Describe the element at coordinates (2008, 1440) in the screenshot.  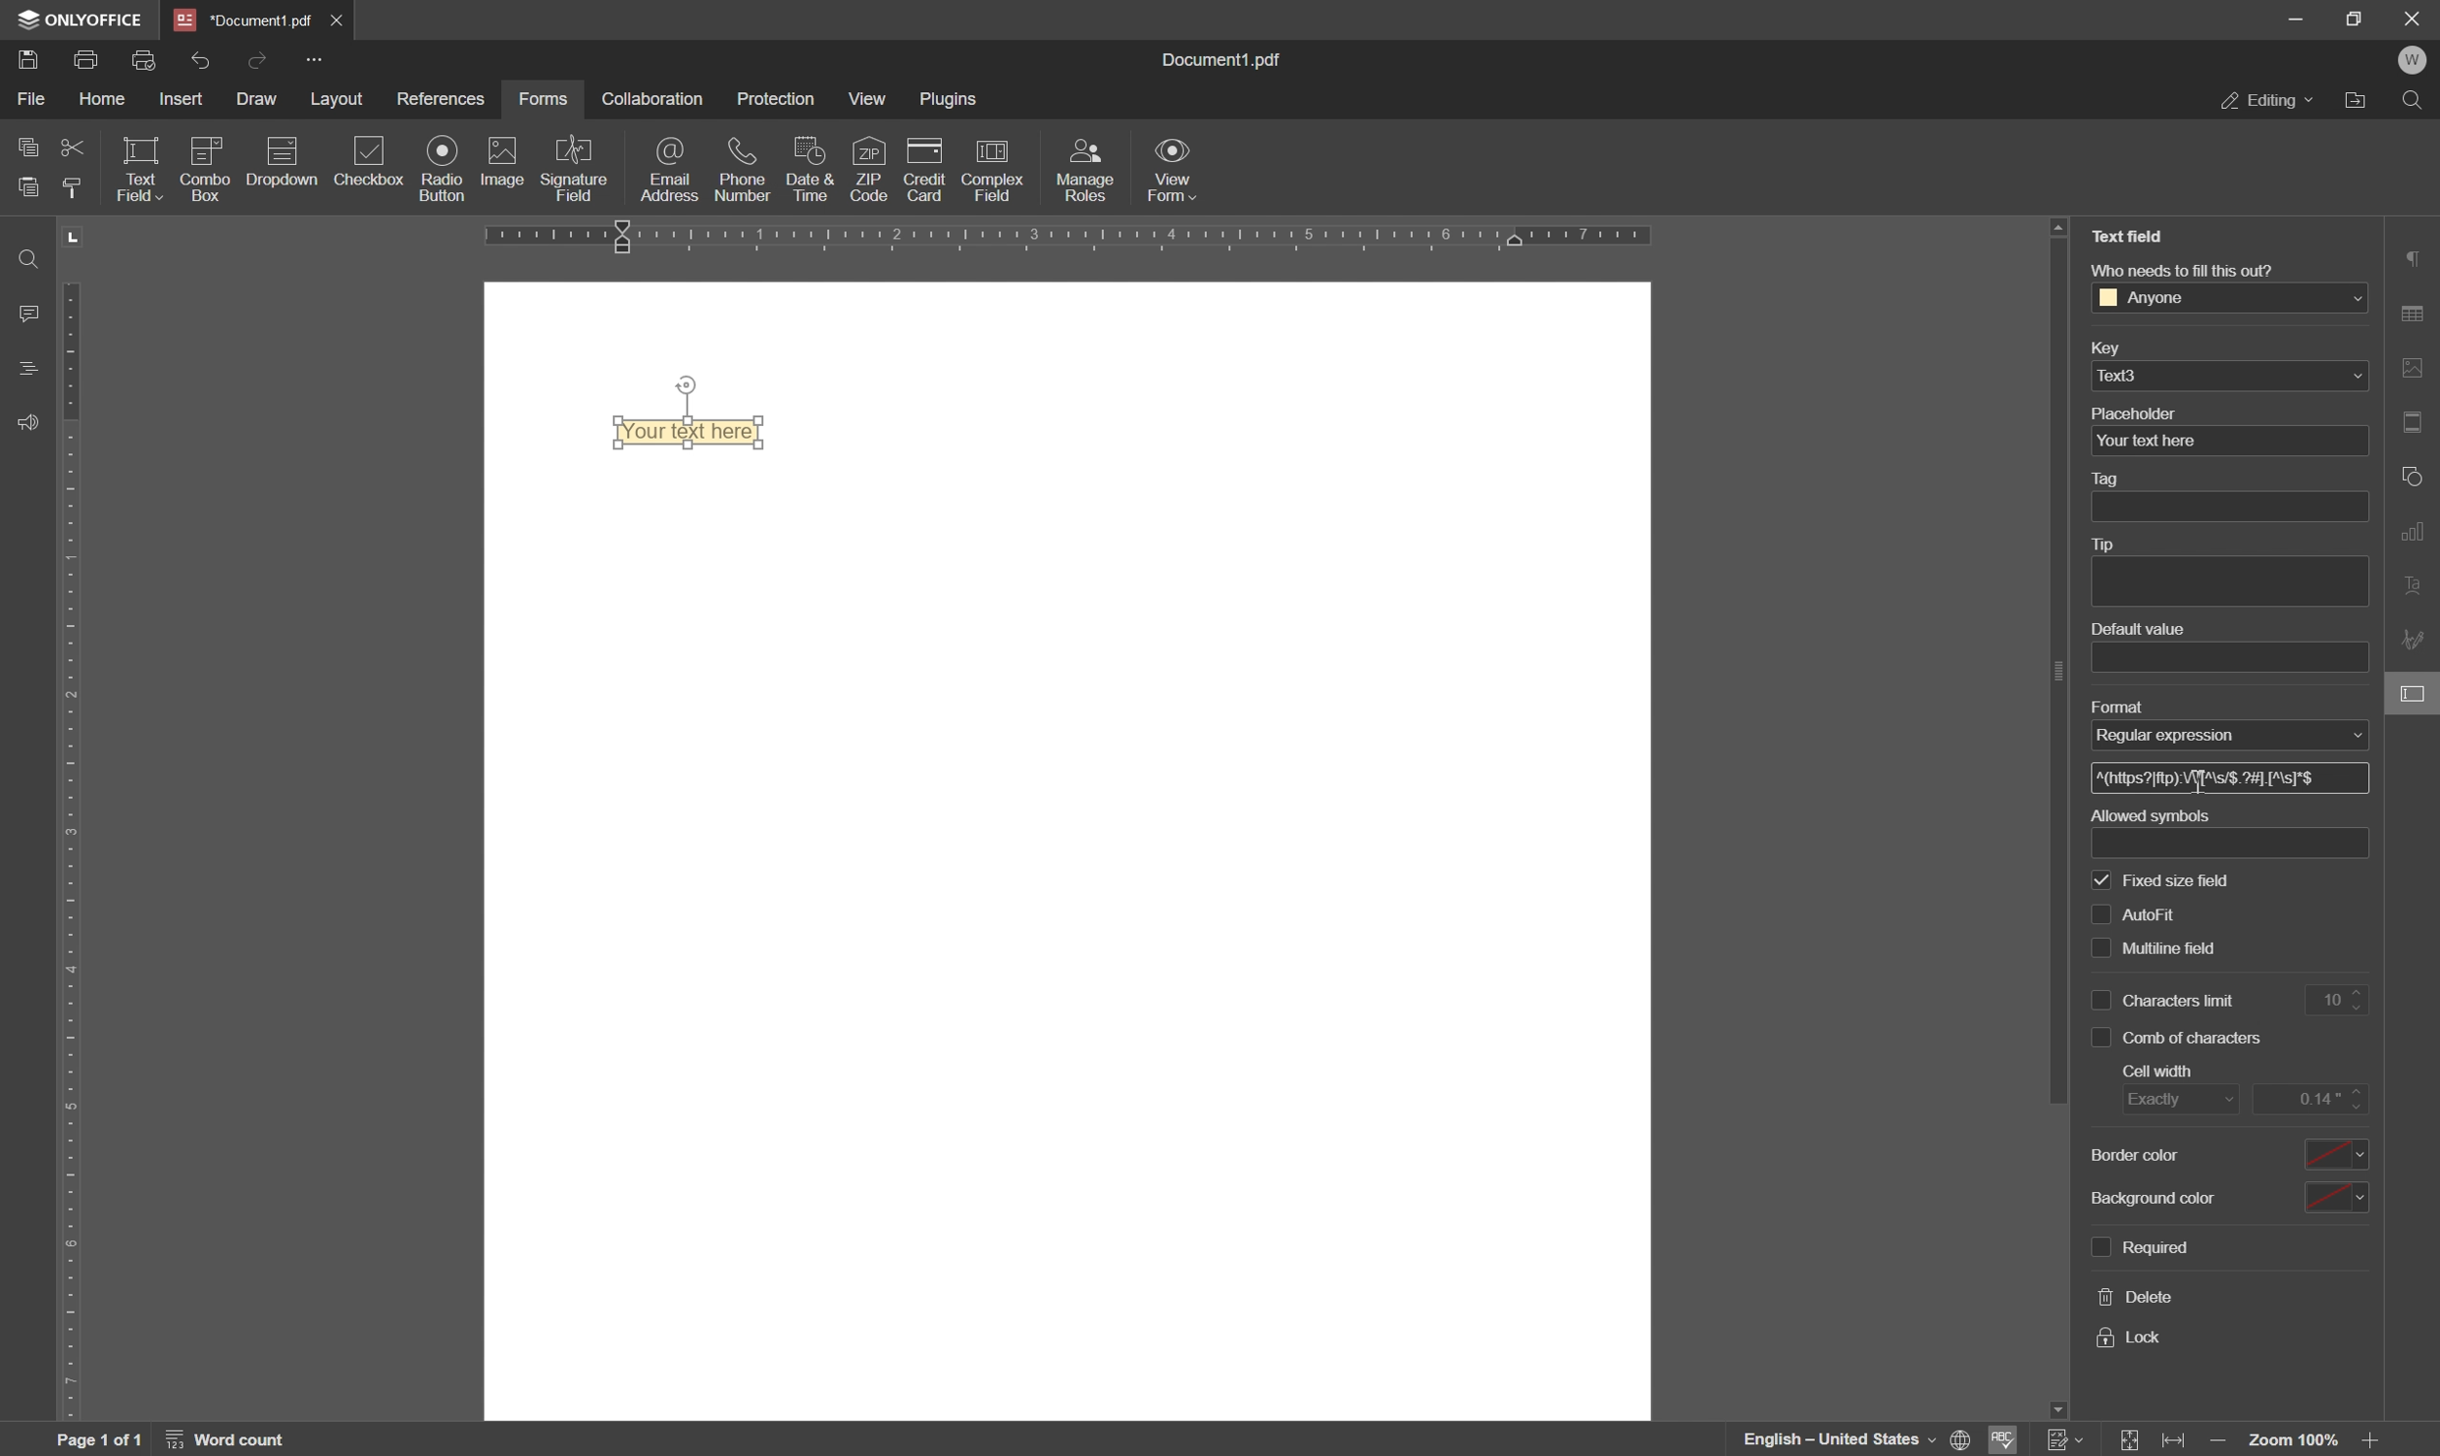
I see `spell checking` at that location.